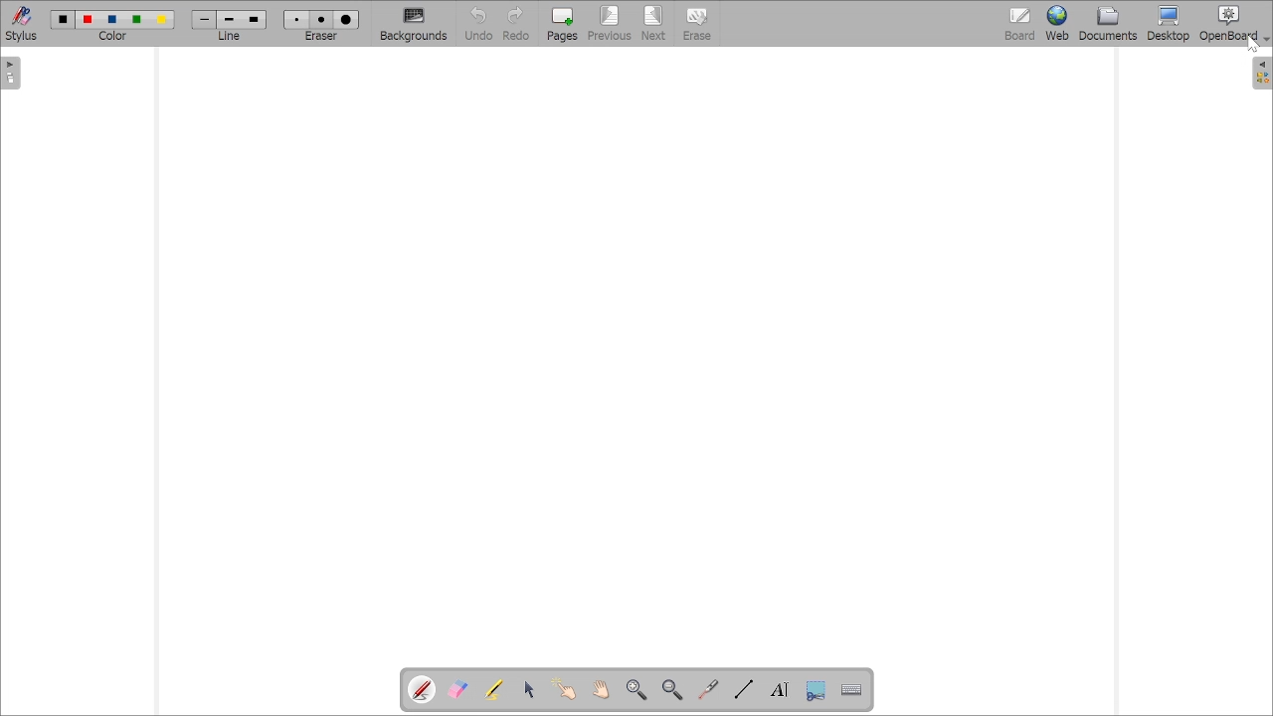 This screenshot has width=1273, height=716. Describe the element at coordinates (297, 19) in the screenshot. I see `Eraser1` at that location.